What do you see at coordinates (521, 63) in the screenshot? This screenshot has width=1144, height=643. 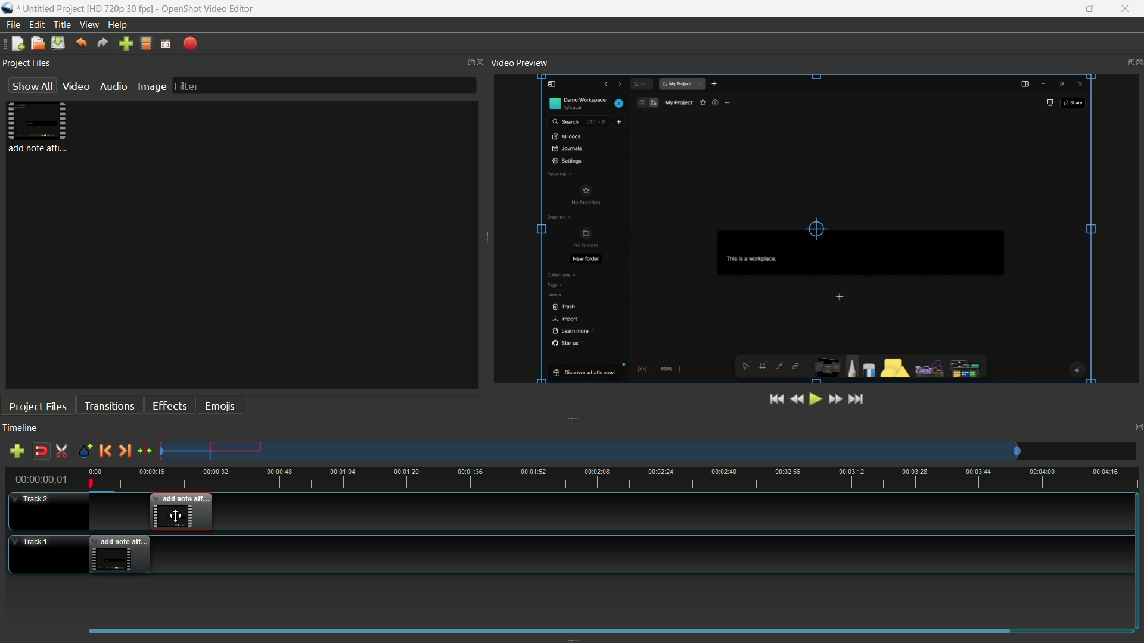 I see `video preview` at bounding box center [521, 63].